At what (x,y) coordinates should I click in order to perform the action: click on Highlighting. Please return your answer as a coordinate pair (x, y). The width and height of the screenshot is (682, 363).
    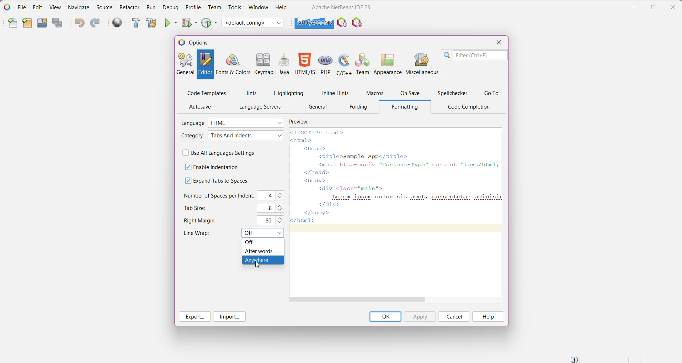
    Looking at the image, I should click on (289, 93).